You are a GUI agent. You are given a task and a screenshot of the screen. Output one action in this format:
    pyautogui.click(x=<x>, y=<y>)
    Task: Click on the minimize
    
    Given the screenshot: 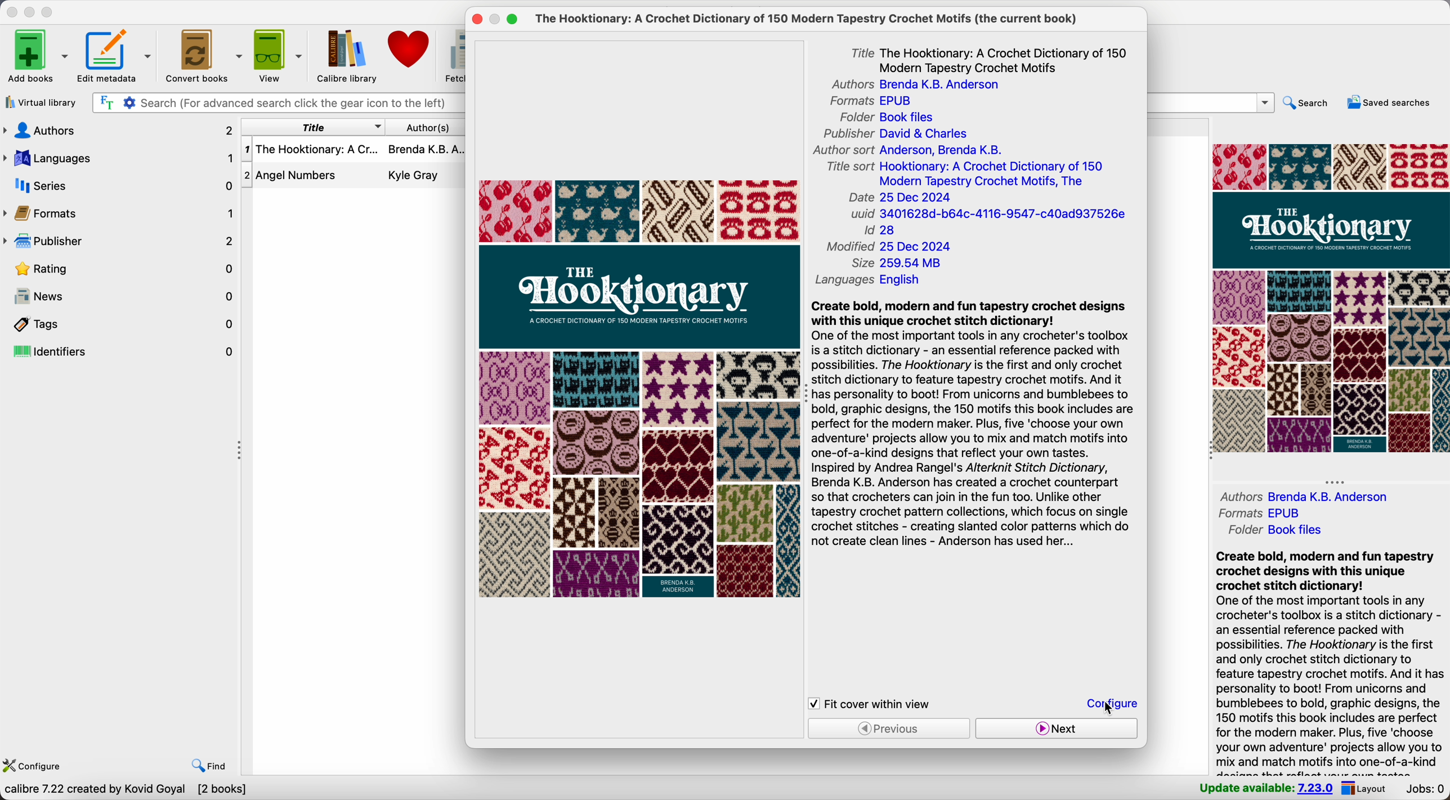 What is the action you would take?
    pyautogui.click(x=32, y=11)
    